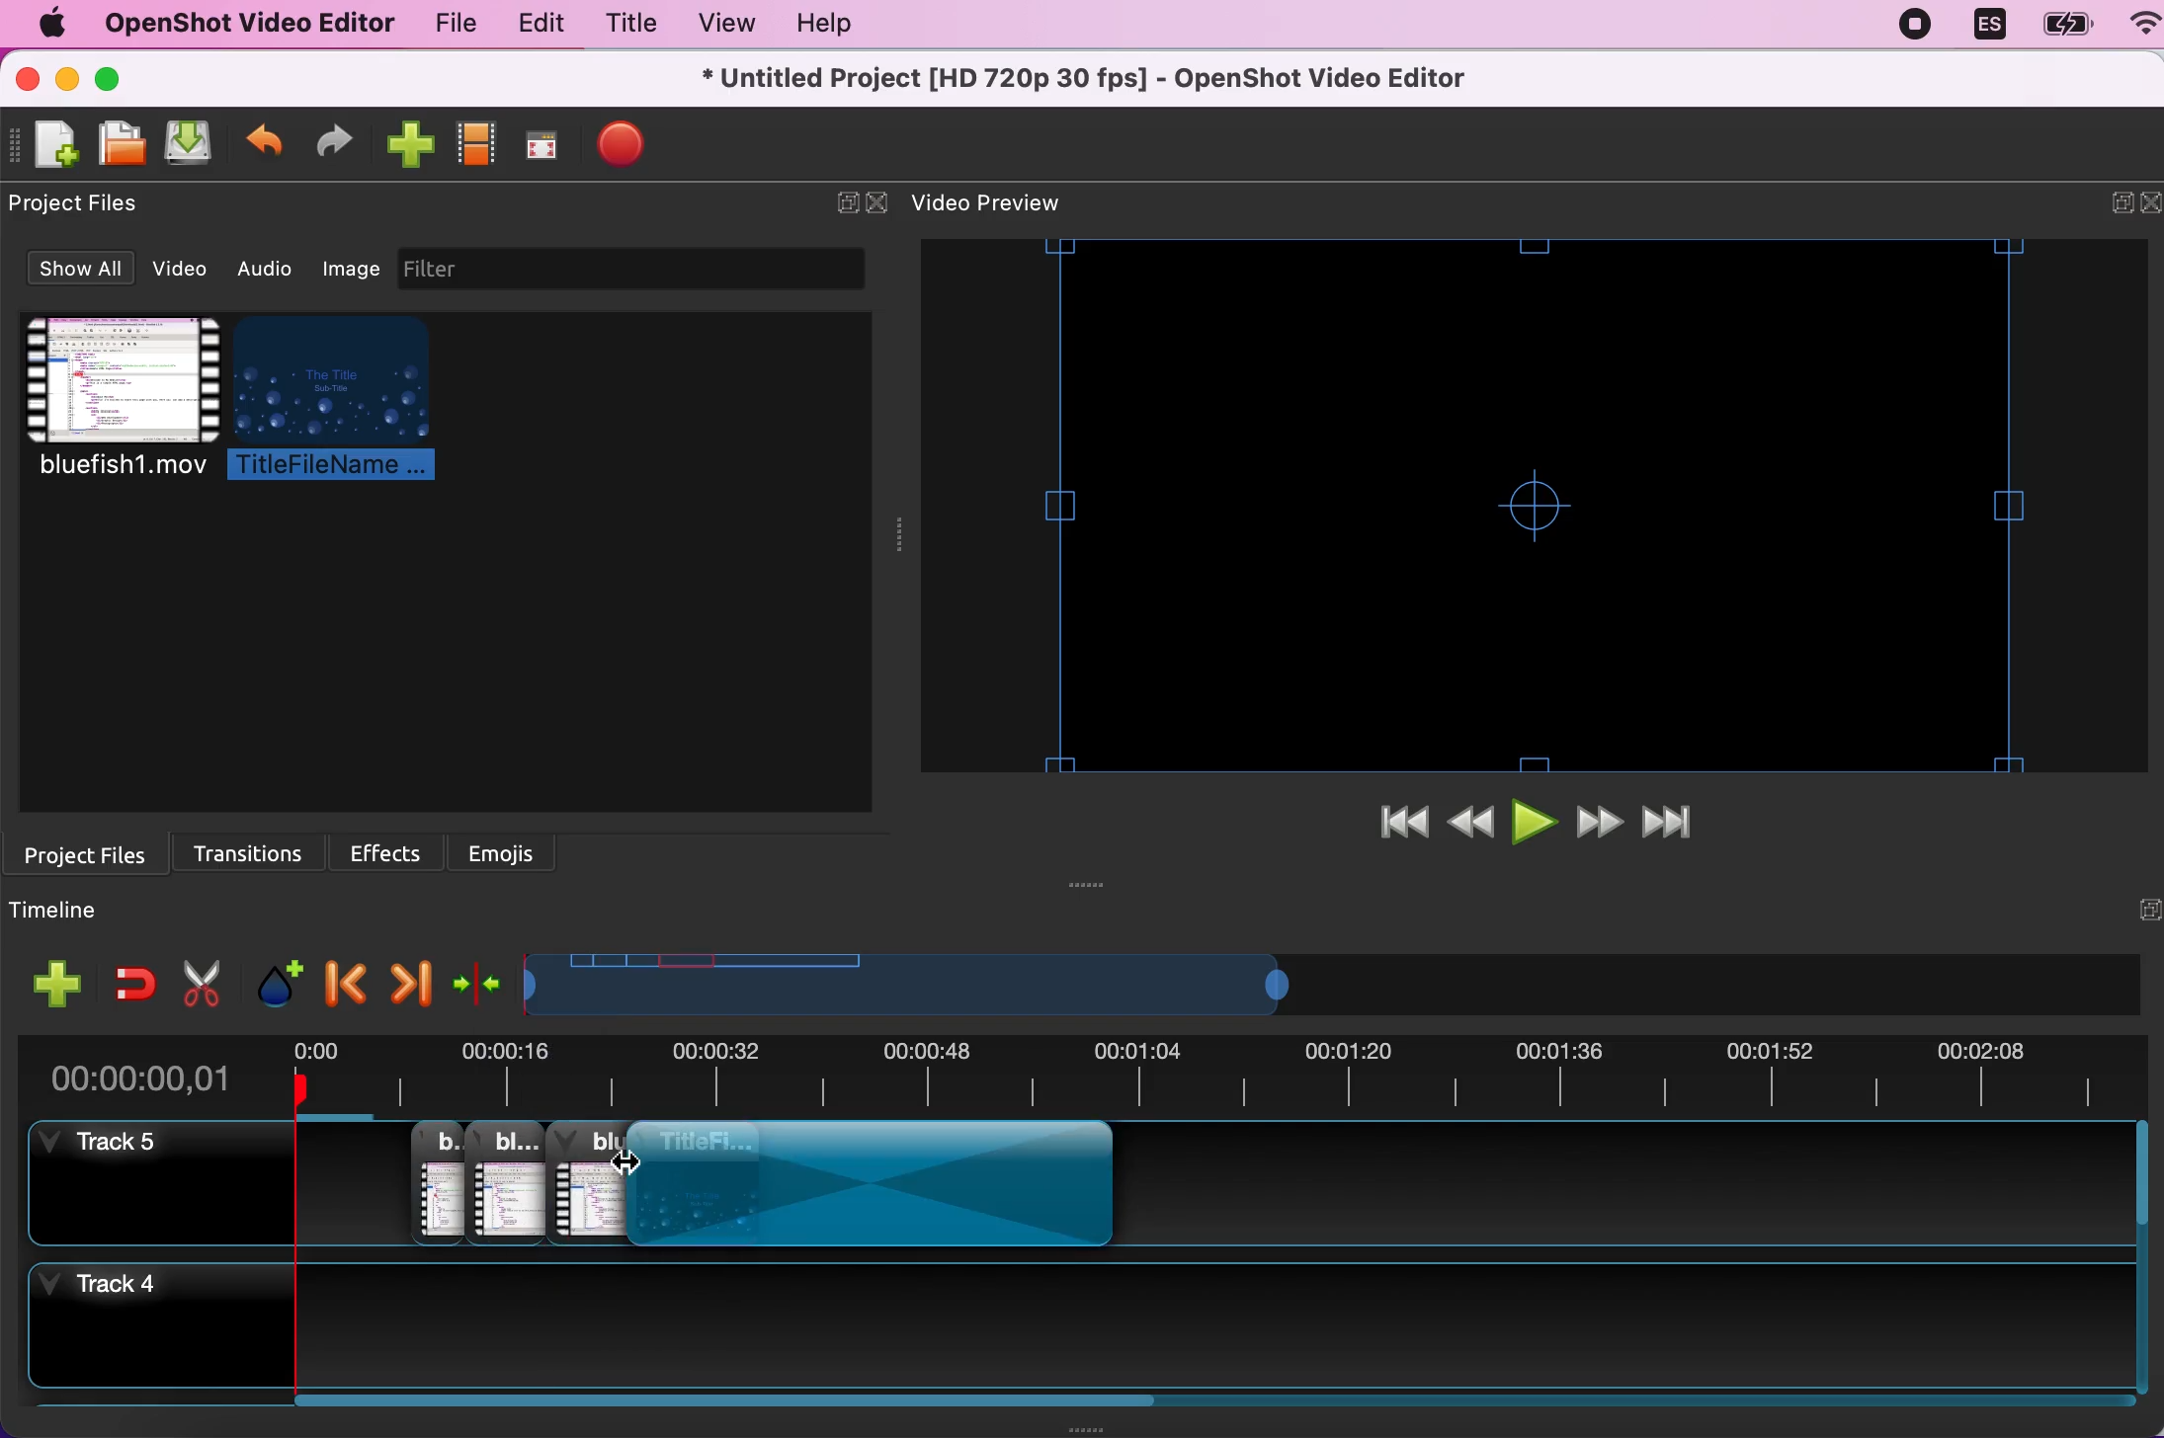 This screenshot has height=1438, width=2164. I want to click on track 5, so click(1640, 1185).